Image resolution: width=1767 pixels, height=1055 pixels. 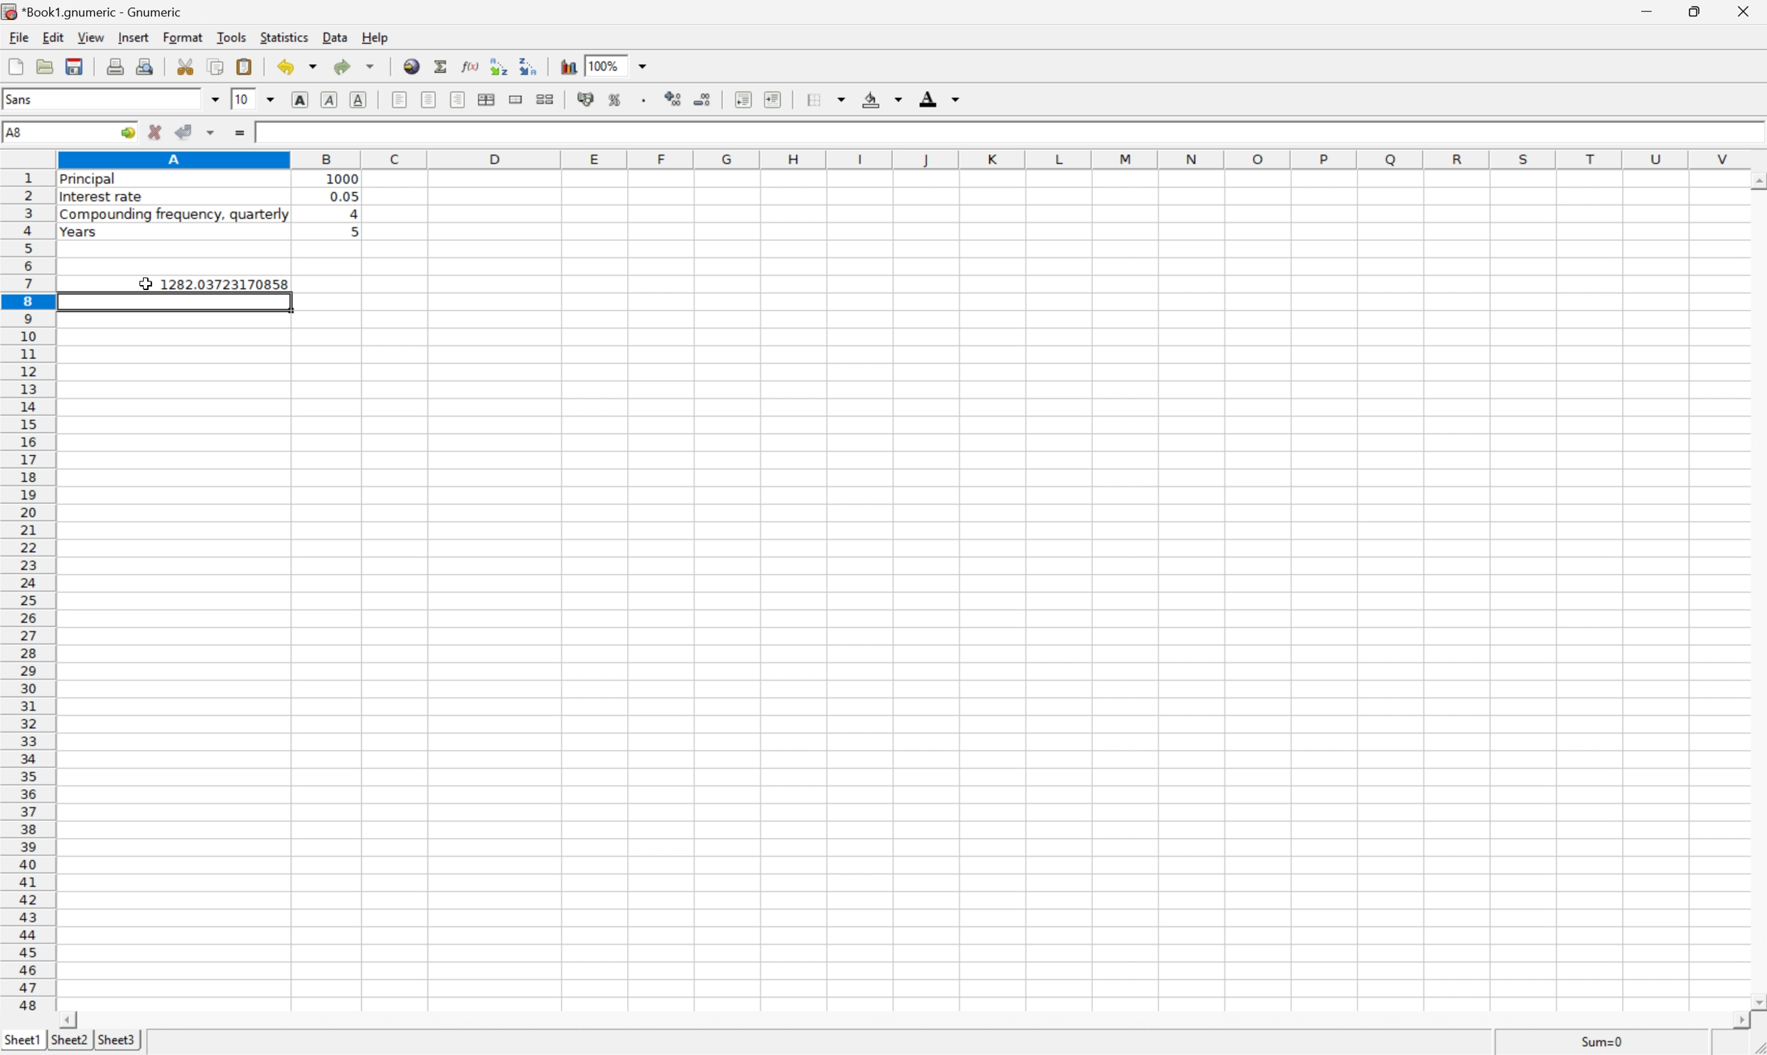 What do you see at coordinates (427, 99) in the screenshot?
I see `center horizontally` at bounding box center [427, 99].